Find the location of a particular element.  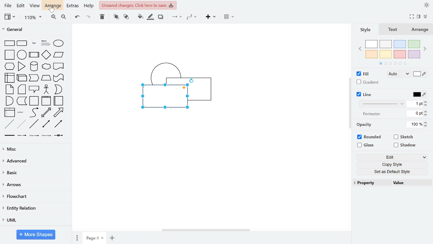

fill is located at coordinates (364, 74).